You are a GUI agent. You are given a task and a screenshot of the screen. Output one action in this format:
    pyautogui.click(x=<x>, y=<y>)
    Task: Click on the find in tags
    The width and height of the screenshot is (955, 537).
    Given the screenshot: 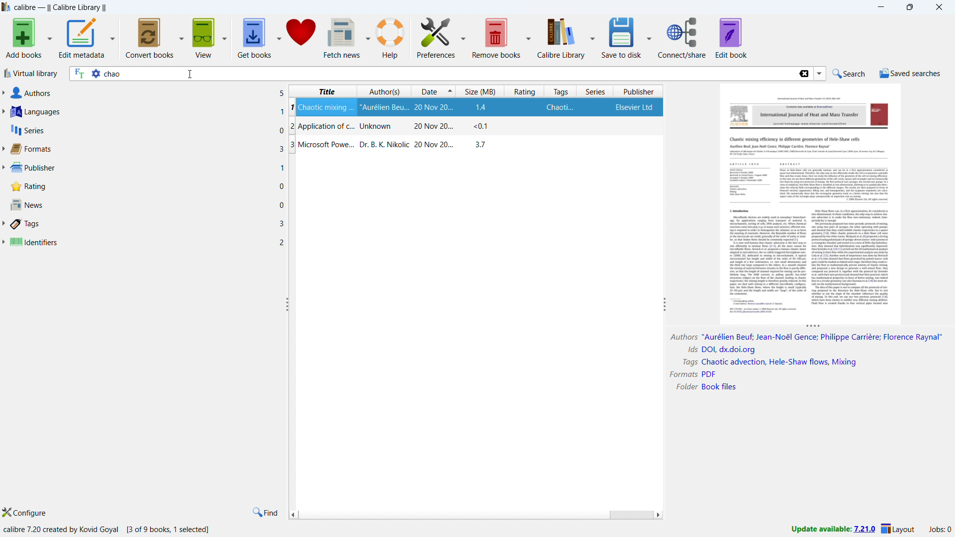 What is the action you would take?
    pyautogui.click(x=267, y=513)
    